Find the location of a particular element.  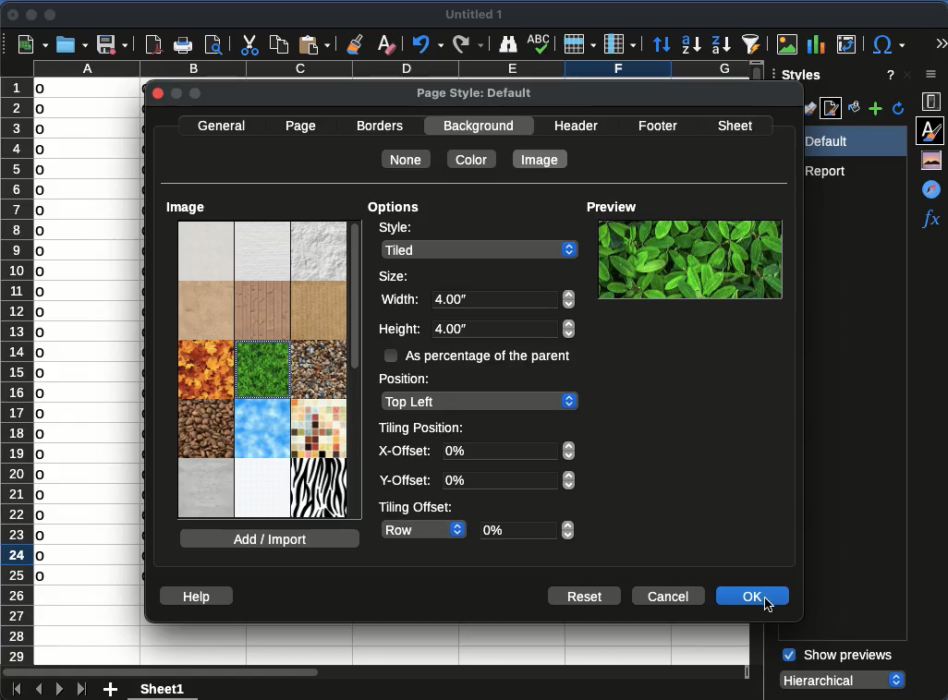

help is located at coordinates (888, 75).